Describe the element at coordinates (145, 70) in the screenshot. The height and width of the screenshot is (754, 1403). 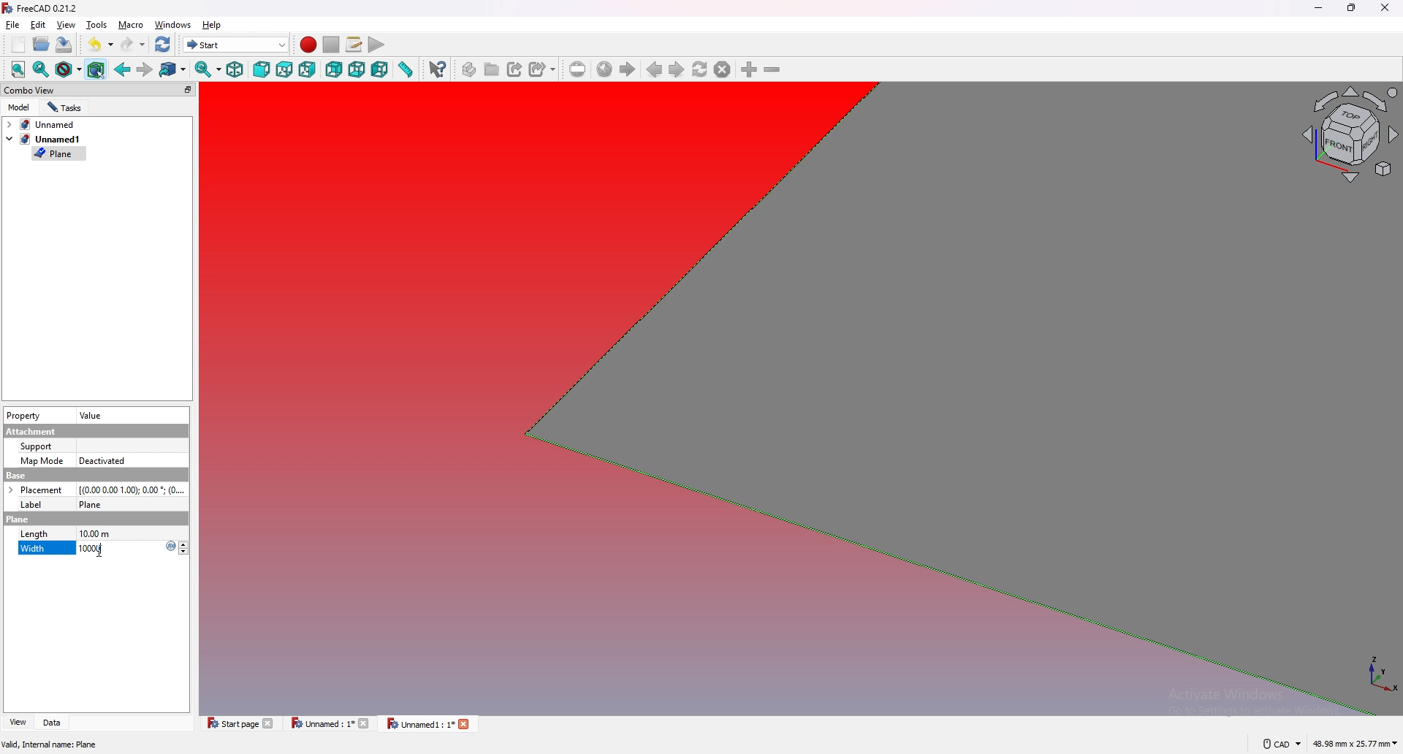
I see `forward` at that location.